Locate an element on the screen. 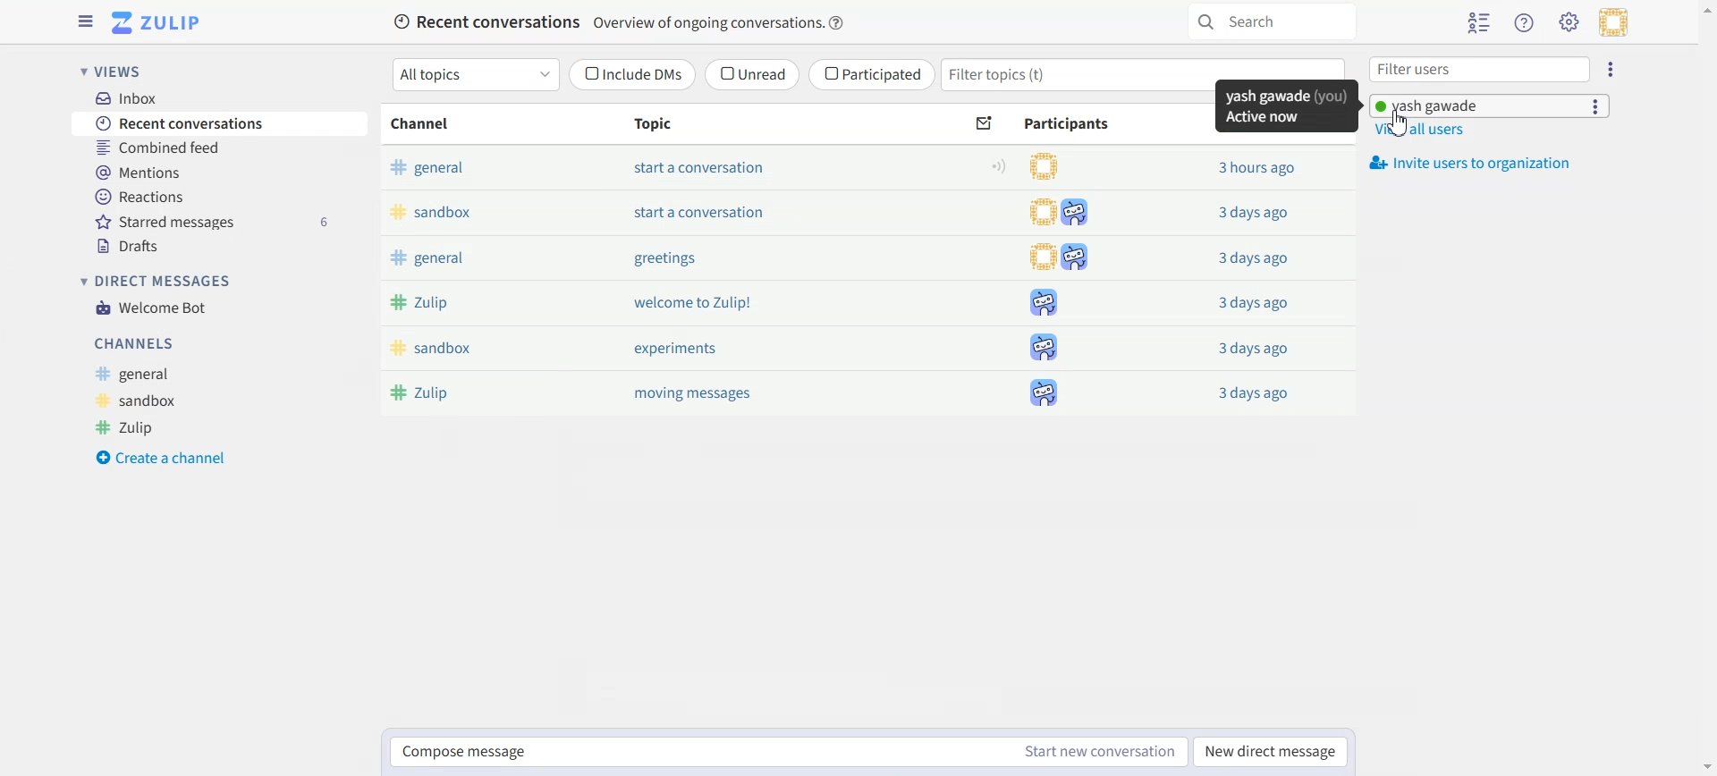 The image size is (1717, 776). 3 days ago is located at coordinates (1256, 305).